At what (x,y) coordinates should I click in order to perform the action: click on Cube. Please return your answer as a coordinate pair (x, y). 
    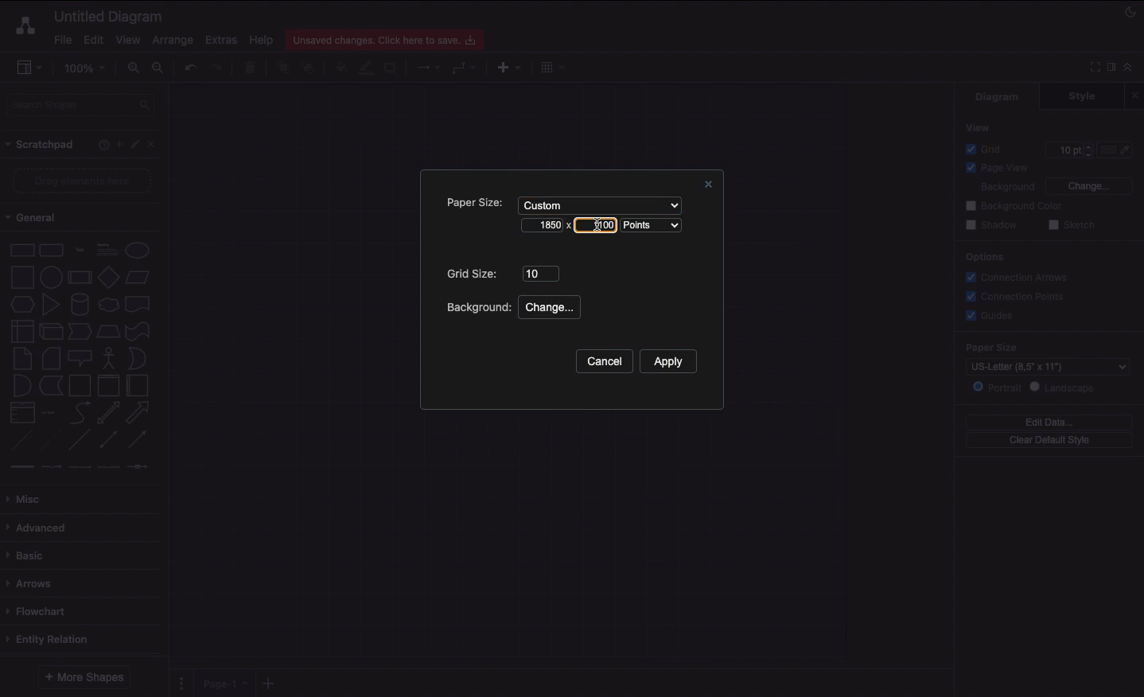
    Looking at the image, I should click on (51, 332).